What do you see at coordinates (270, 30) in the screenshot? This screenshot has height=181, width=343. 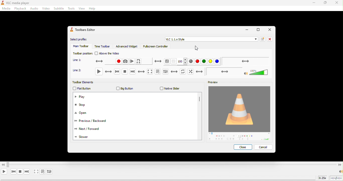 I see `Close` at bounding box center [270, 30].